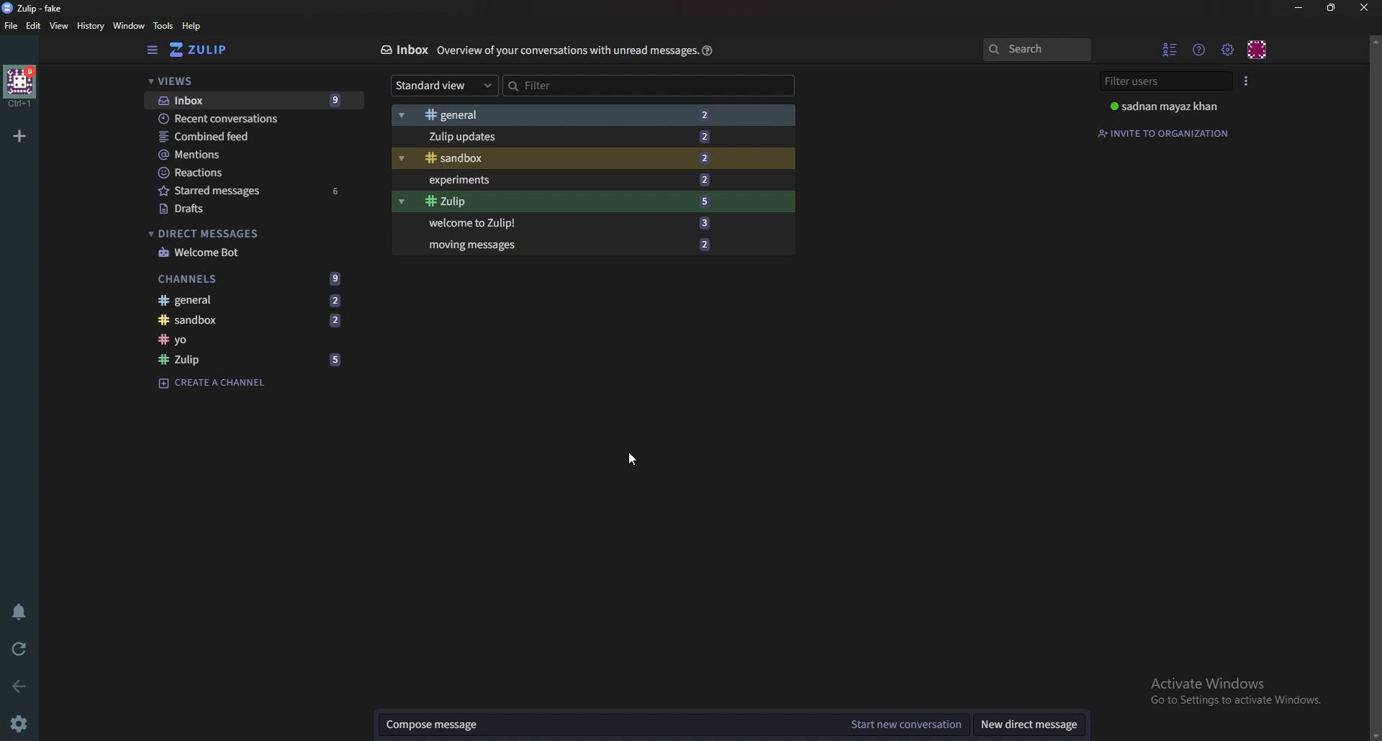 This screenshot has height=741, width=1382. Describe the element at coordinates (587, 86) in the screenshot. I see `Filter` at that location.